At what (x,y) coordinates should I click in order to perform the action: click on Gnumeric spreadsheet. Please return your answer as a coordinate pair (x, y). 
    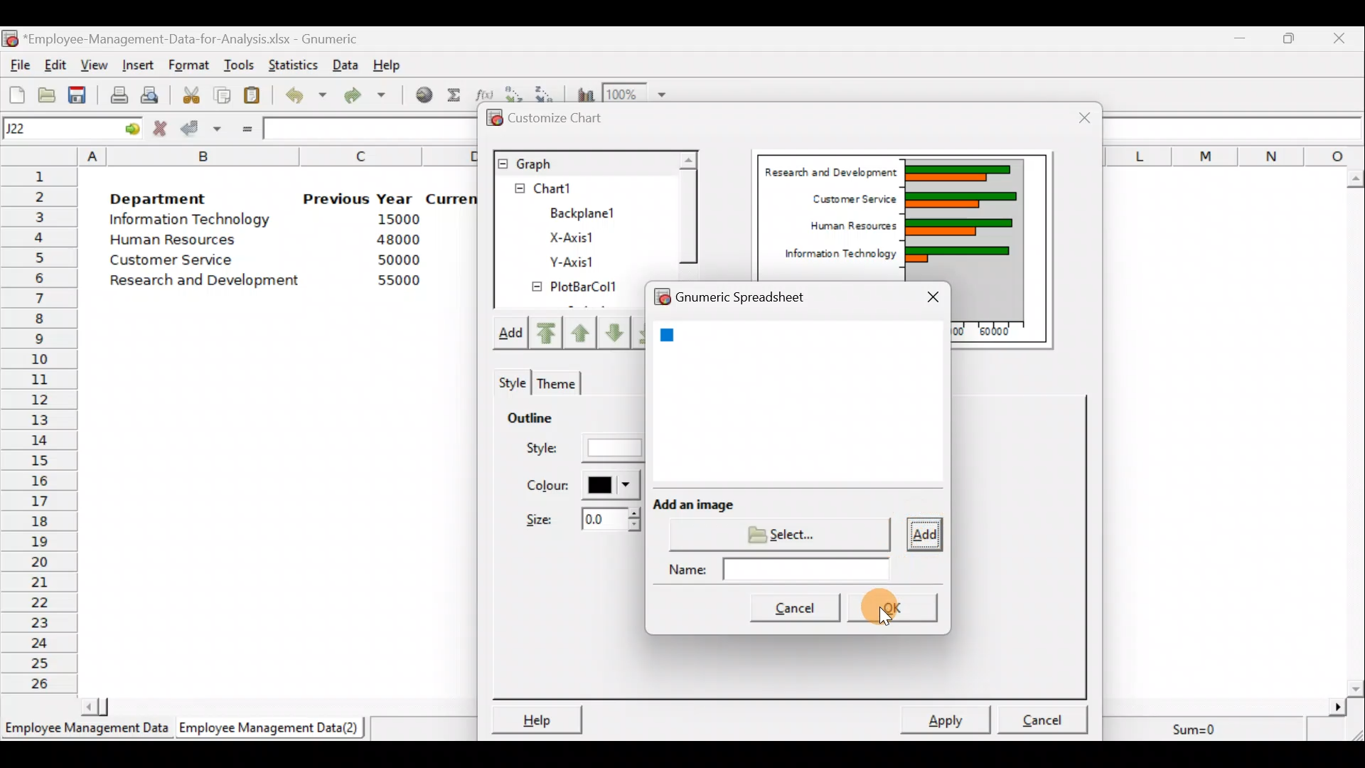
    Looking at the image, I should click on (759, 294).